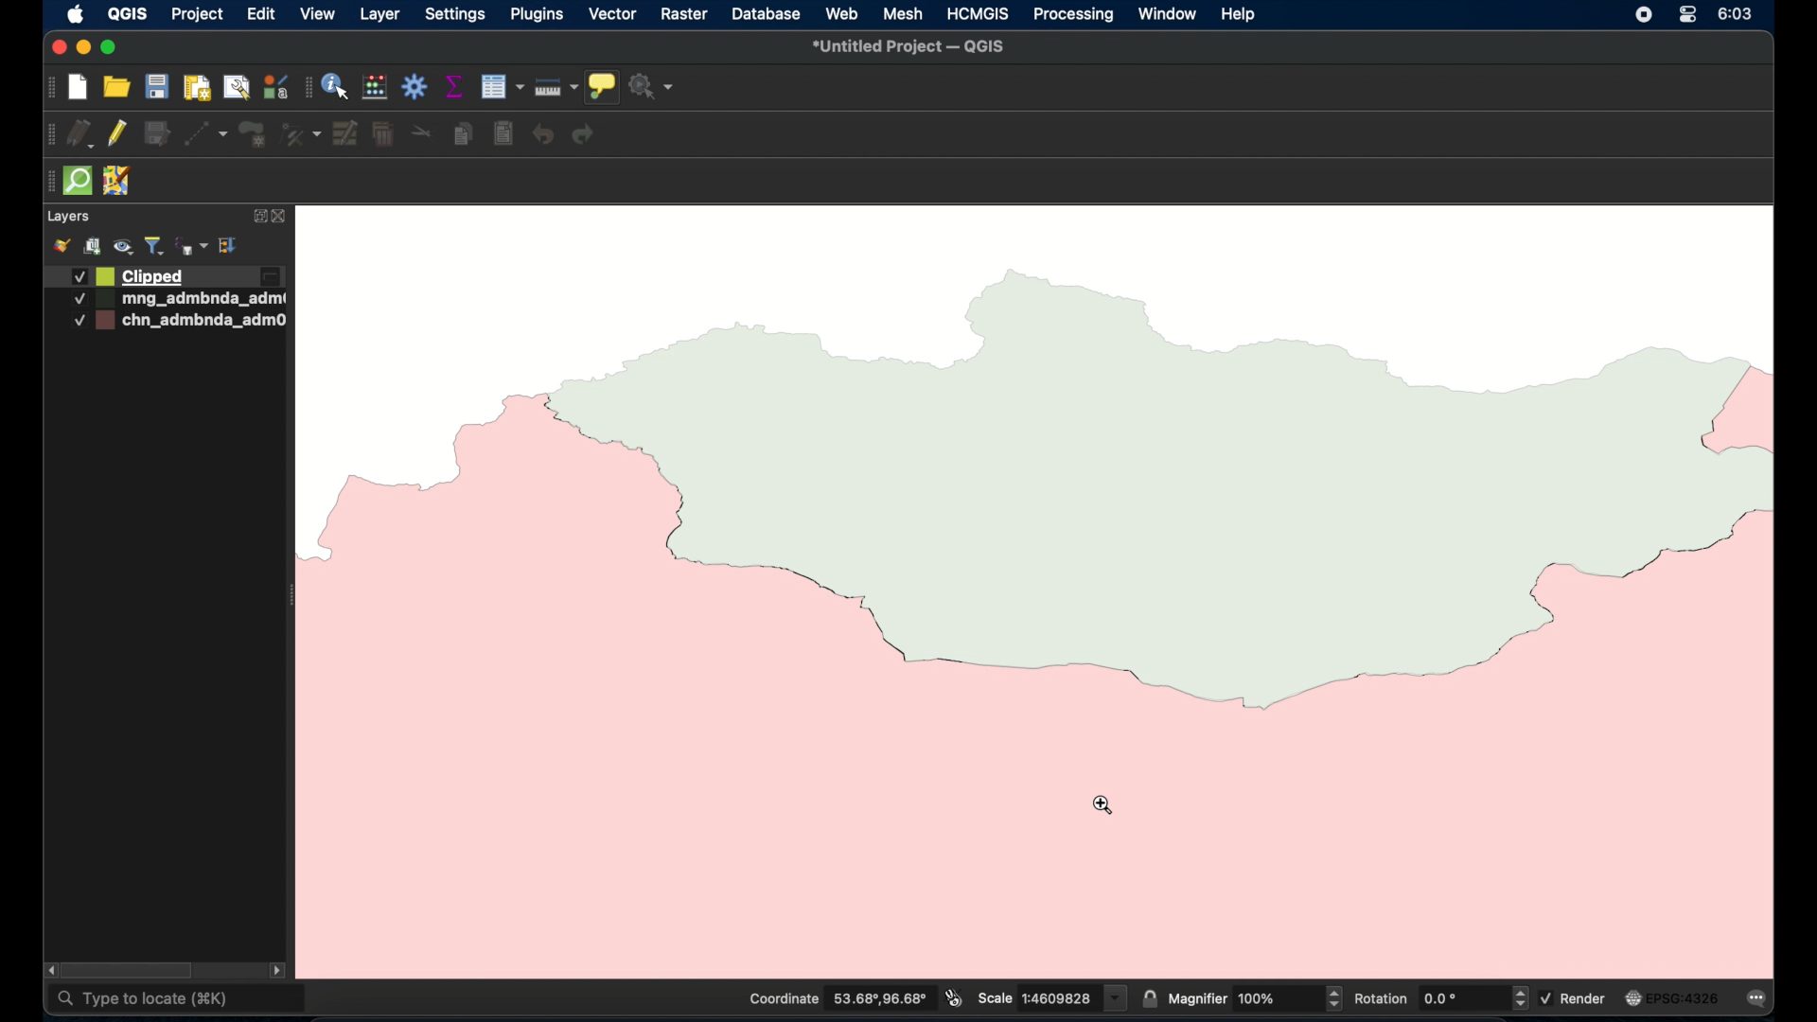 This screenshot has width=1817, height=1022. I want to click on manage map theme, so click(125, 247).